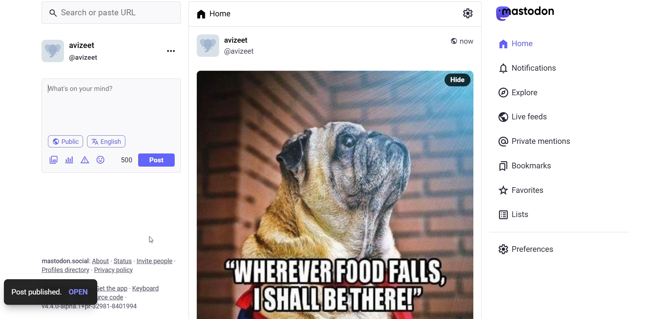 The height and width of the screenshot is (319, 669). I want to click on public, so click(457, 40).